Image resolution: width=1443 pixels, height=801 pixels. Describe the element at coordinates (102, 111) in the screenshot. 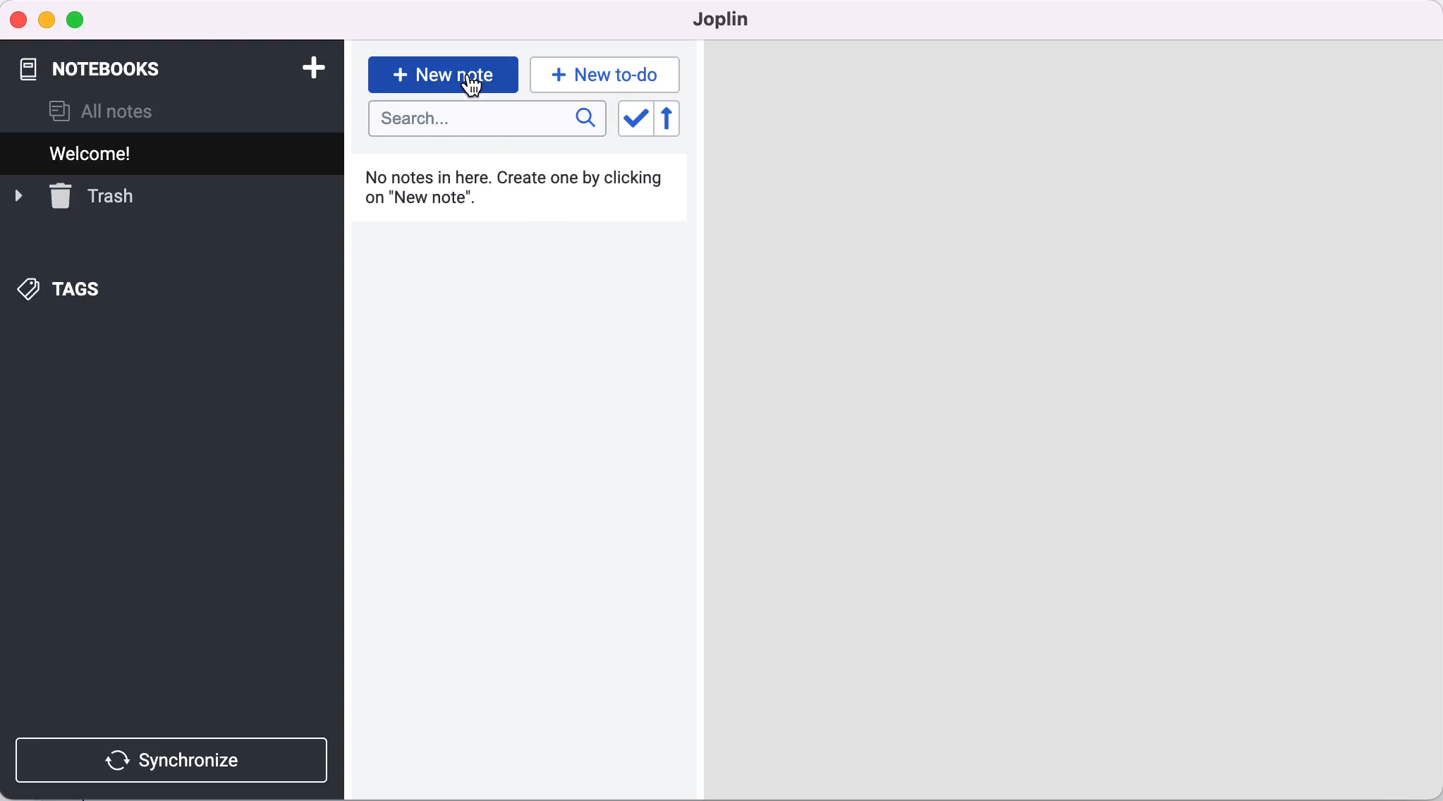

I see `all notes` at that location.